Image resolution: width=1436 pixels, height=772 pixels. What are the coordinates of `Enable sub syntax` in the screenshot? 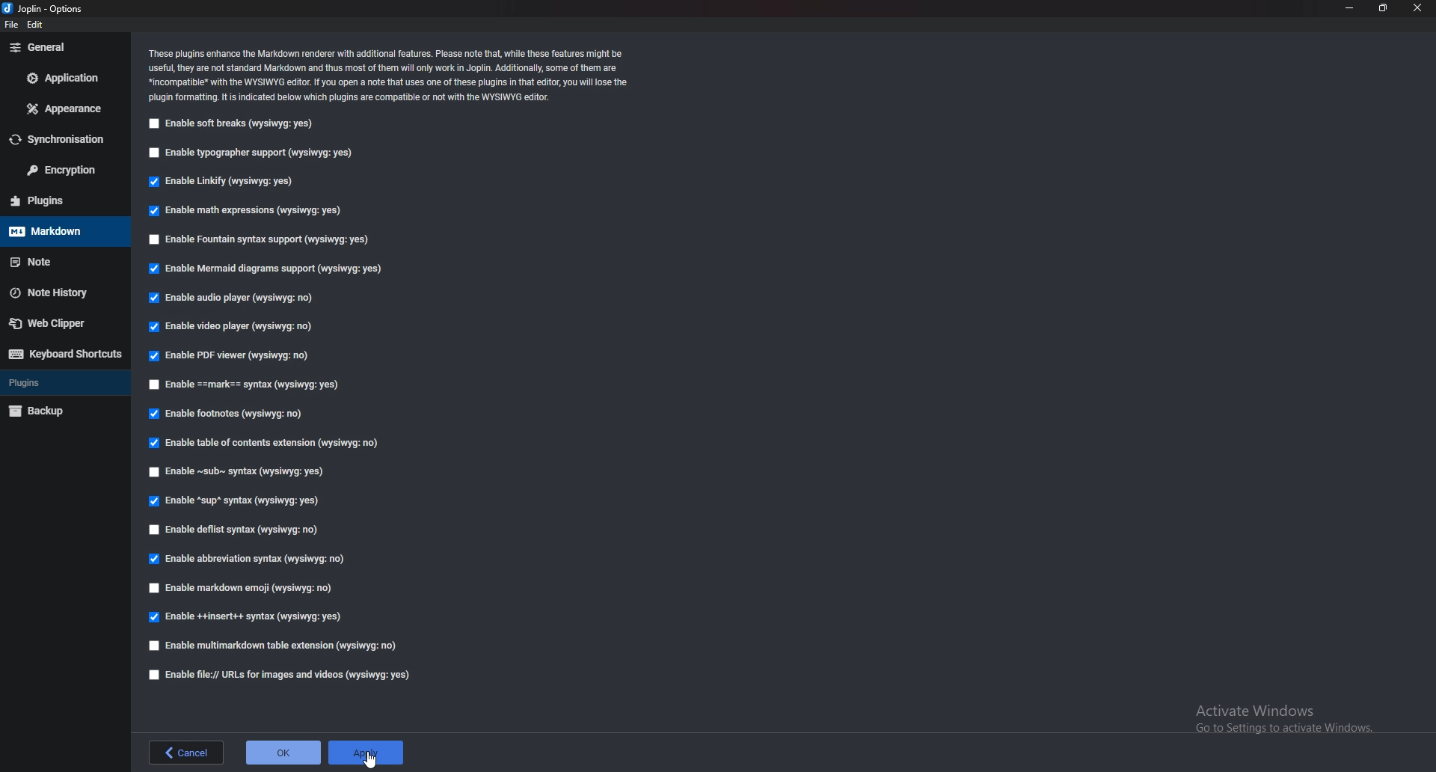 It's located at (237, 473).